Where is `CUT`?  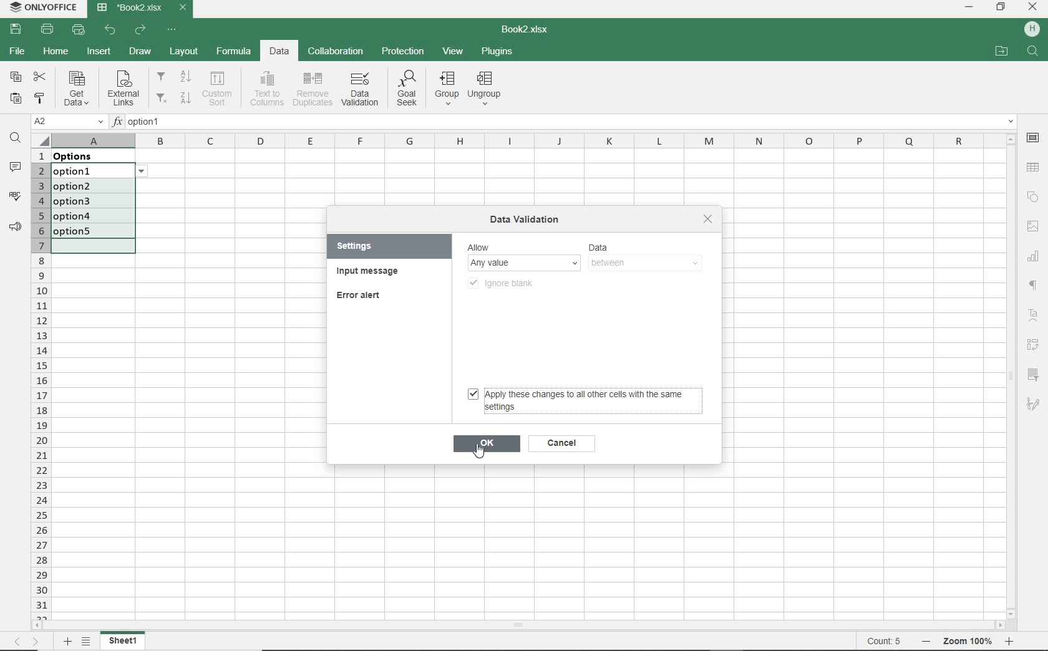 CUT is located at coordinates (39, 75).